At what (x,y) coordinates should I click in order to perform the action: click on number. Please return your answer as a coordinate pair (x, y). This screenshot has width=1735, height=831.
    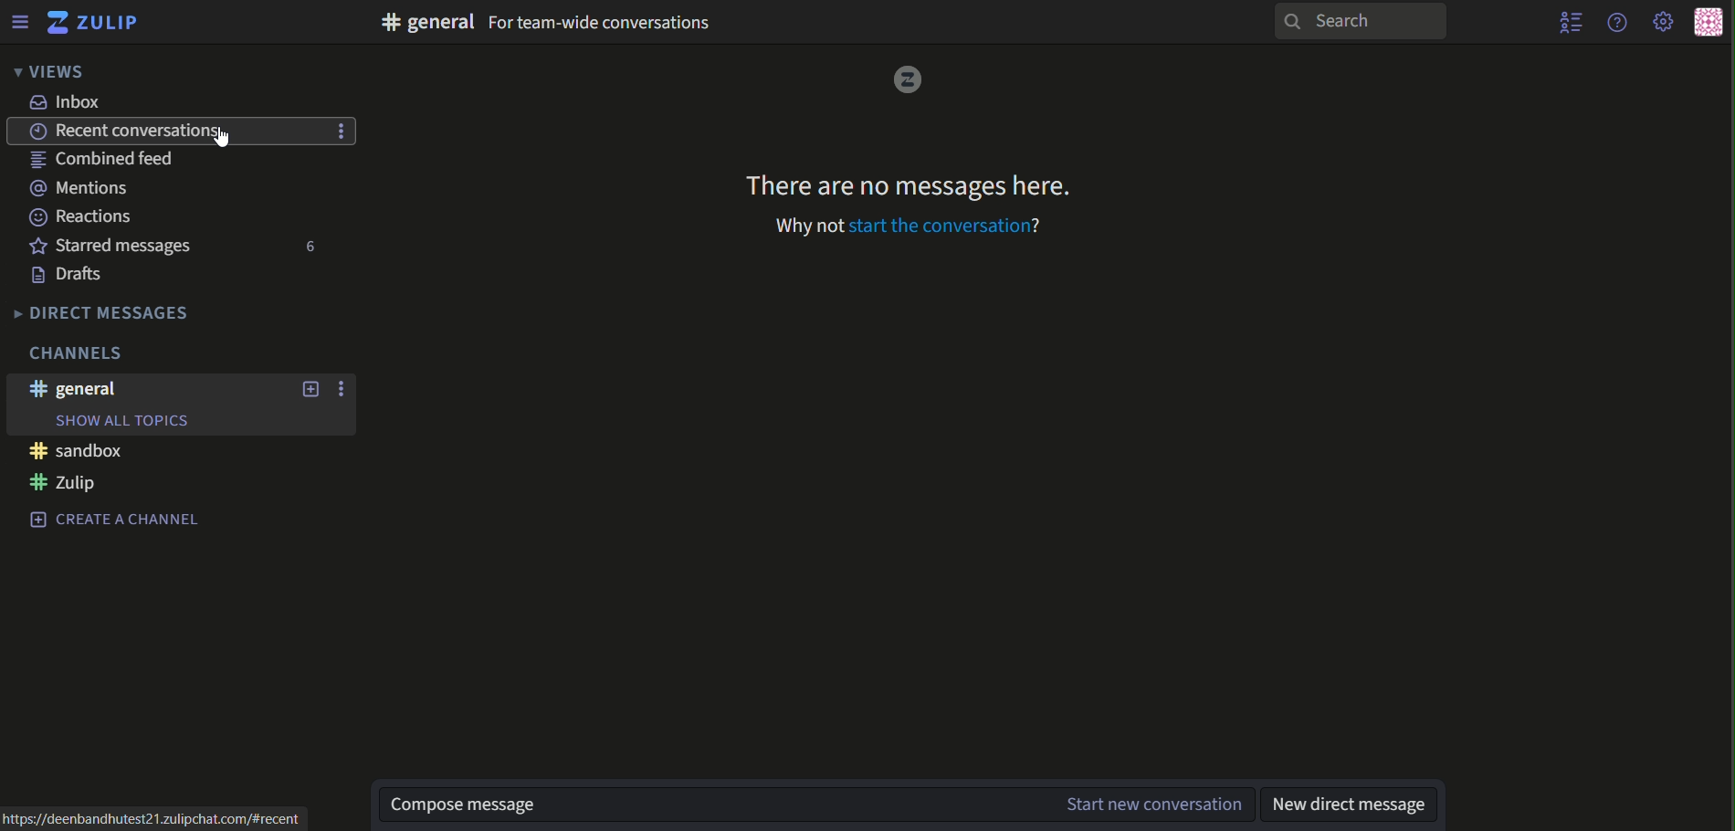
    Looking at the image, I should click on (306, 248).